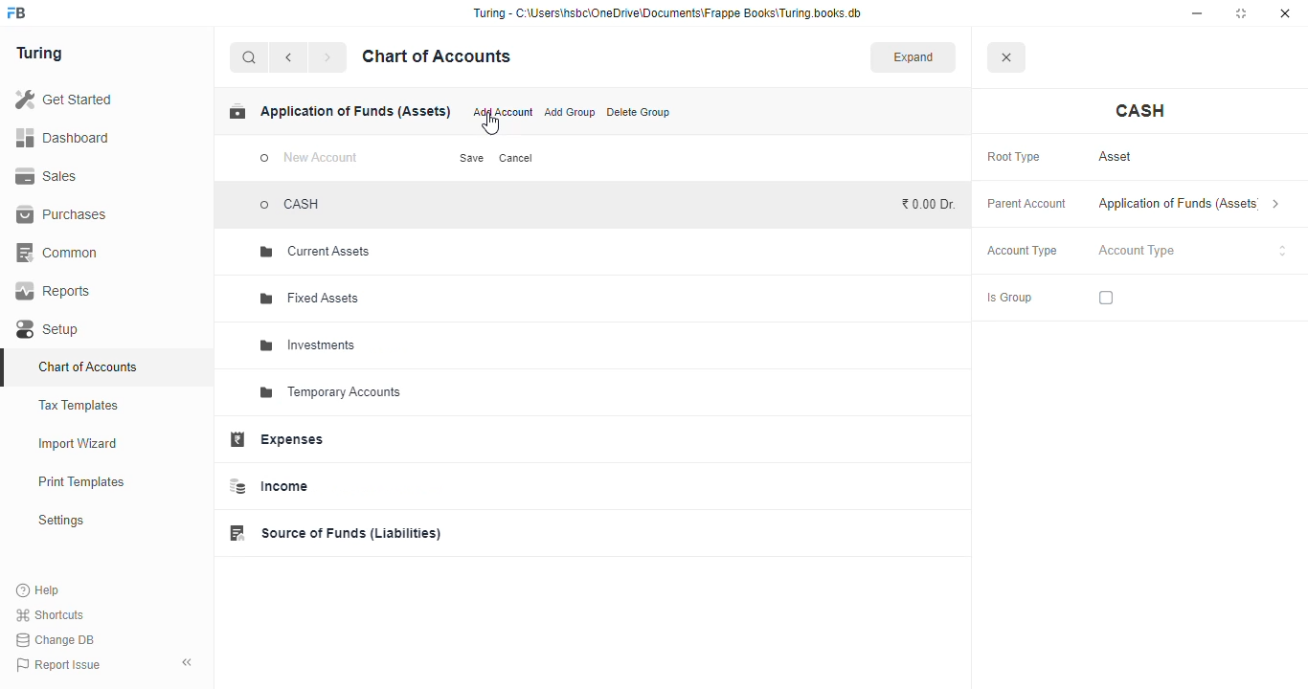 The width and height of the screenshot is (1308, 689). Describe the element at coordinates (54, 291) in the screenshot. I see `reports` at that location.